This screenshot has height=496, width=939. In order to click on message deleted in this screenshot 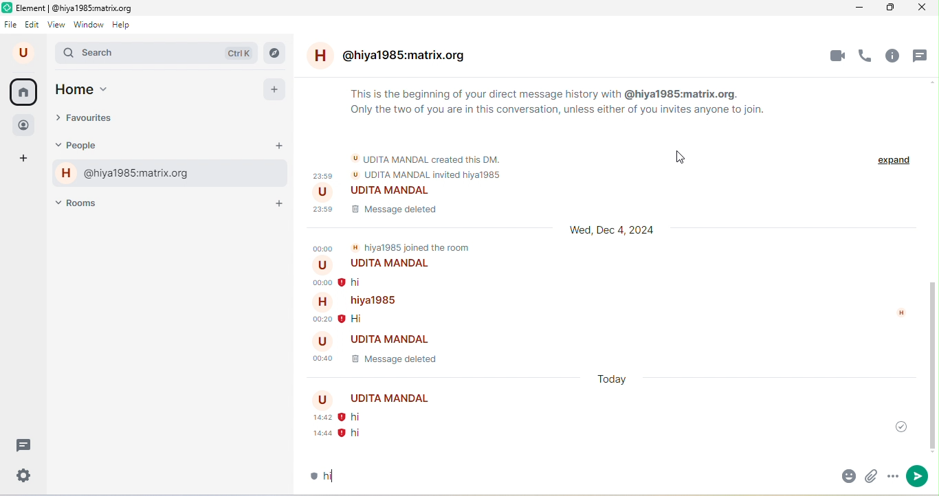, I will do `click(394, 213)`.